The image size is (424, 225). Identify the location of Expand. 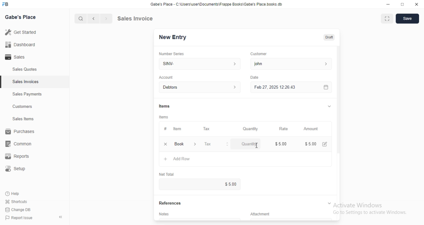
(387, 19).